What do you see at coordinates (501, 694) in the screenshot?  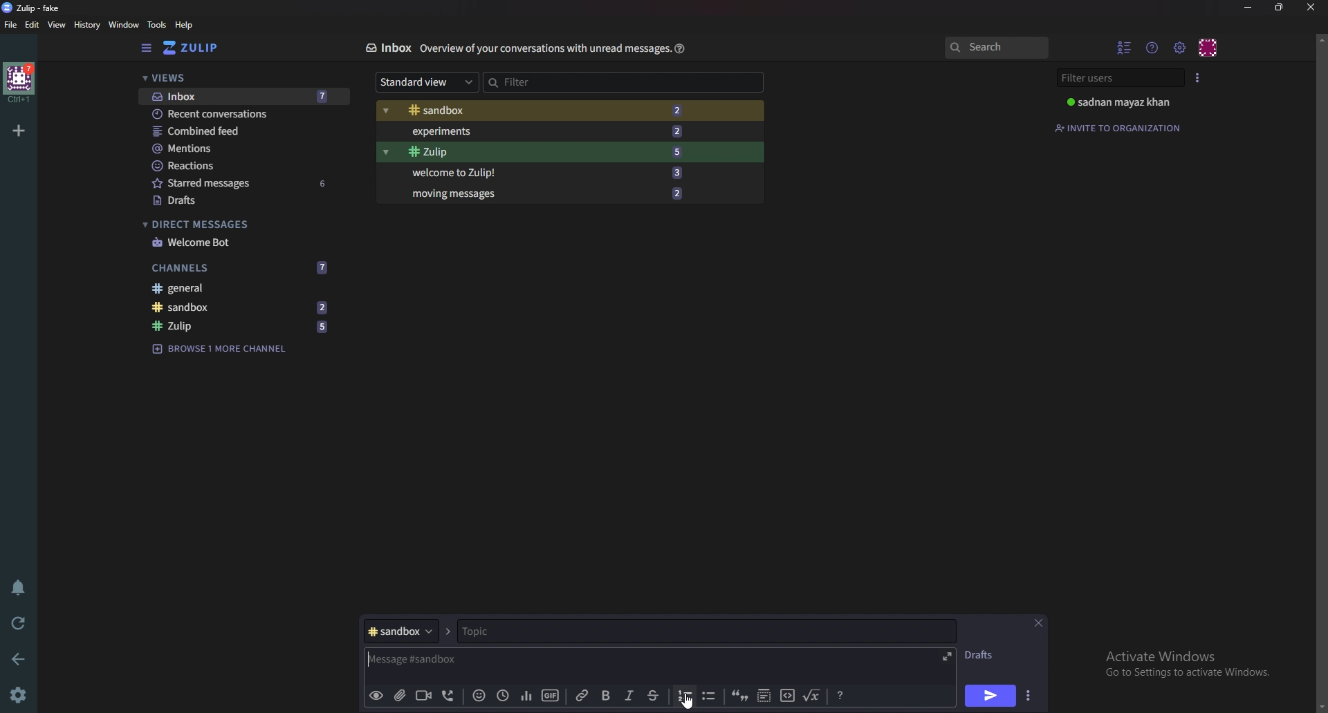 I see `Global time` at bounding box center [501, 694].